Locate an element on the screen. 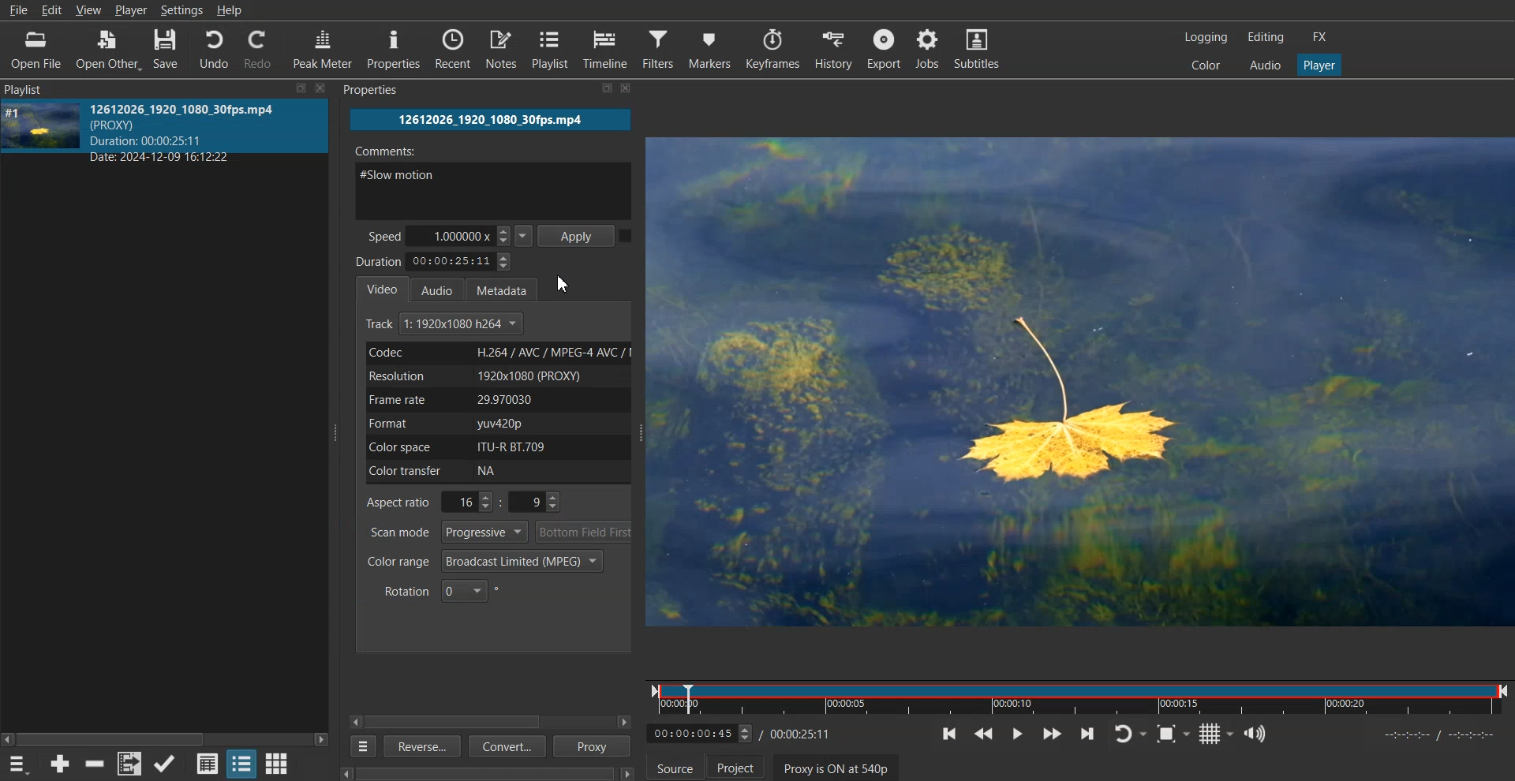  Reverse is located at coordinates (420, 745).